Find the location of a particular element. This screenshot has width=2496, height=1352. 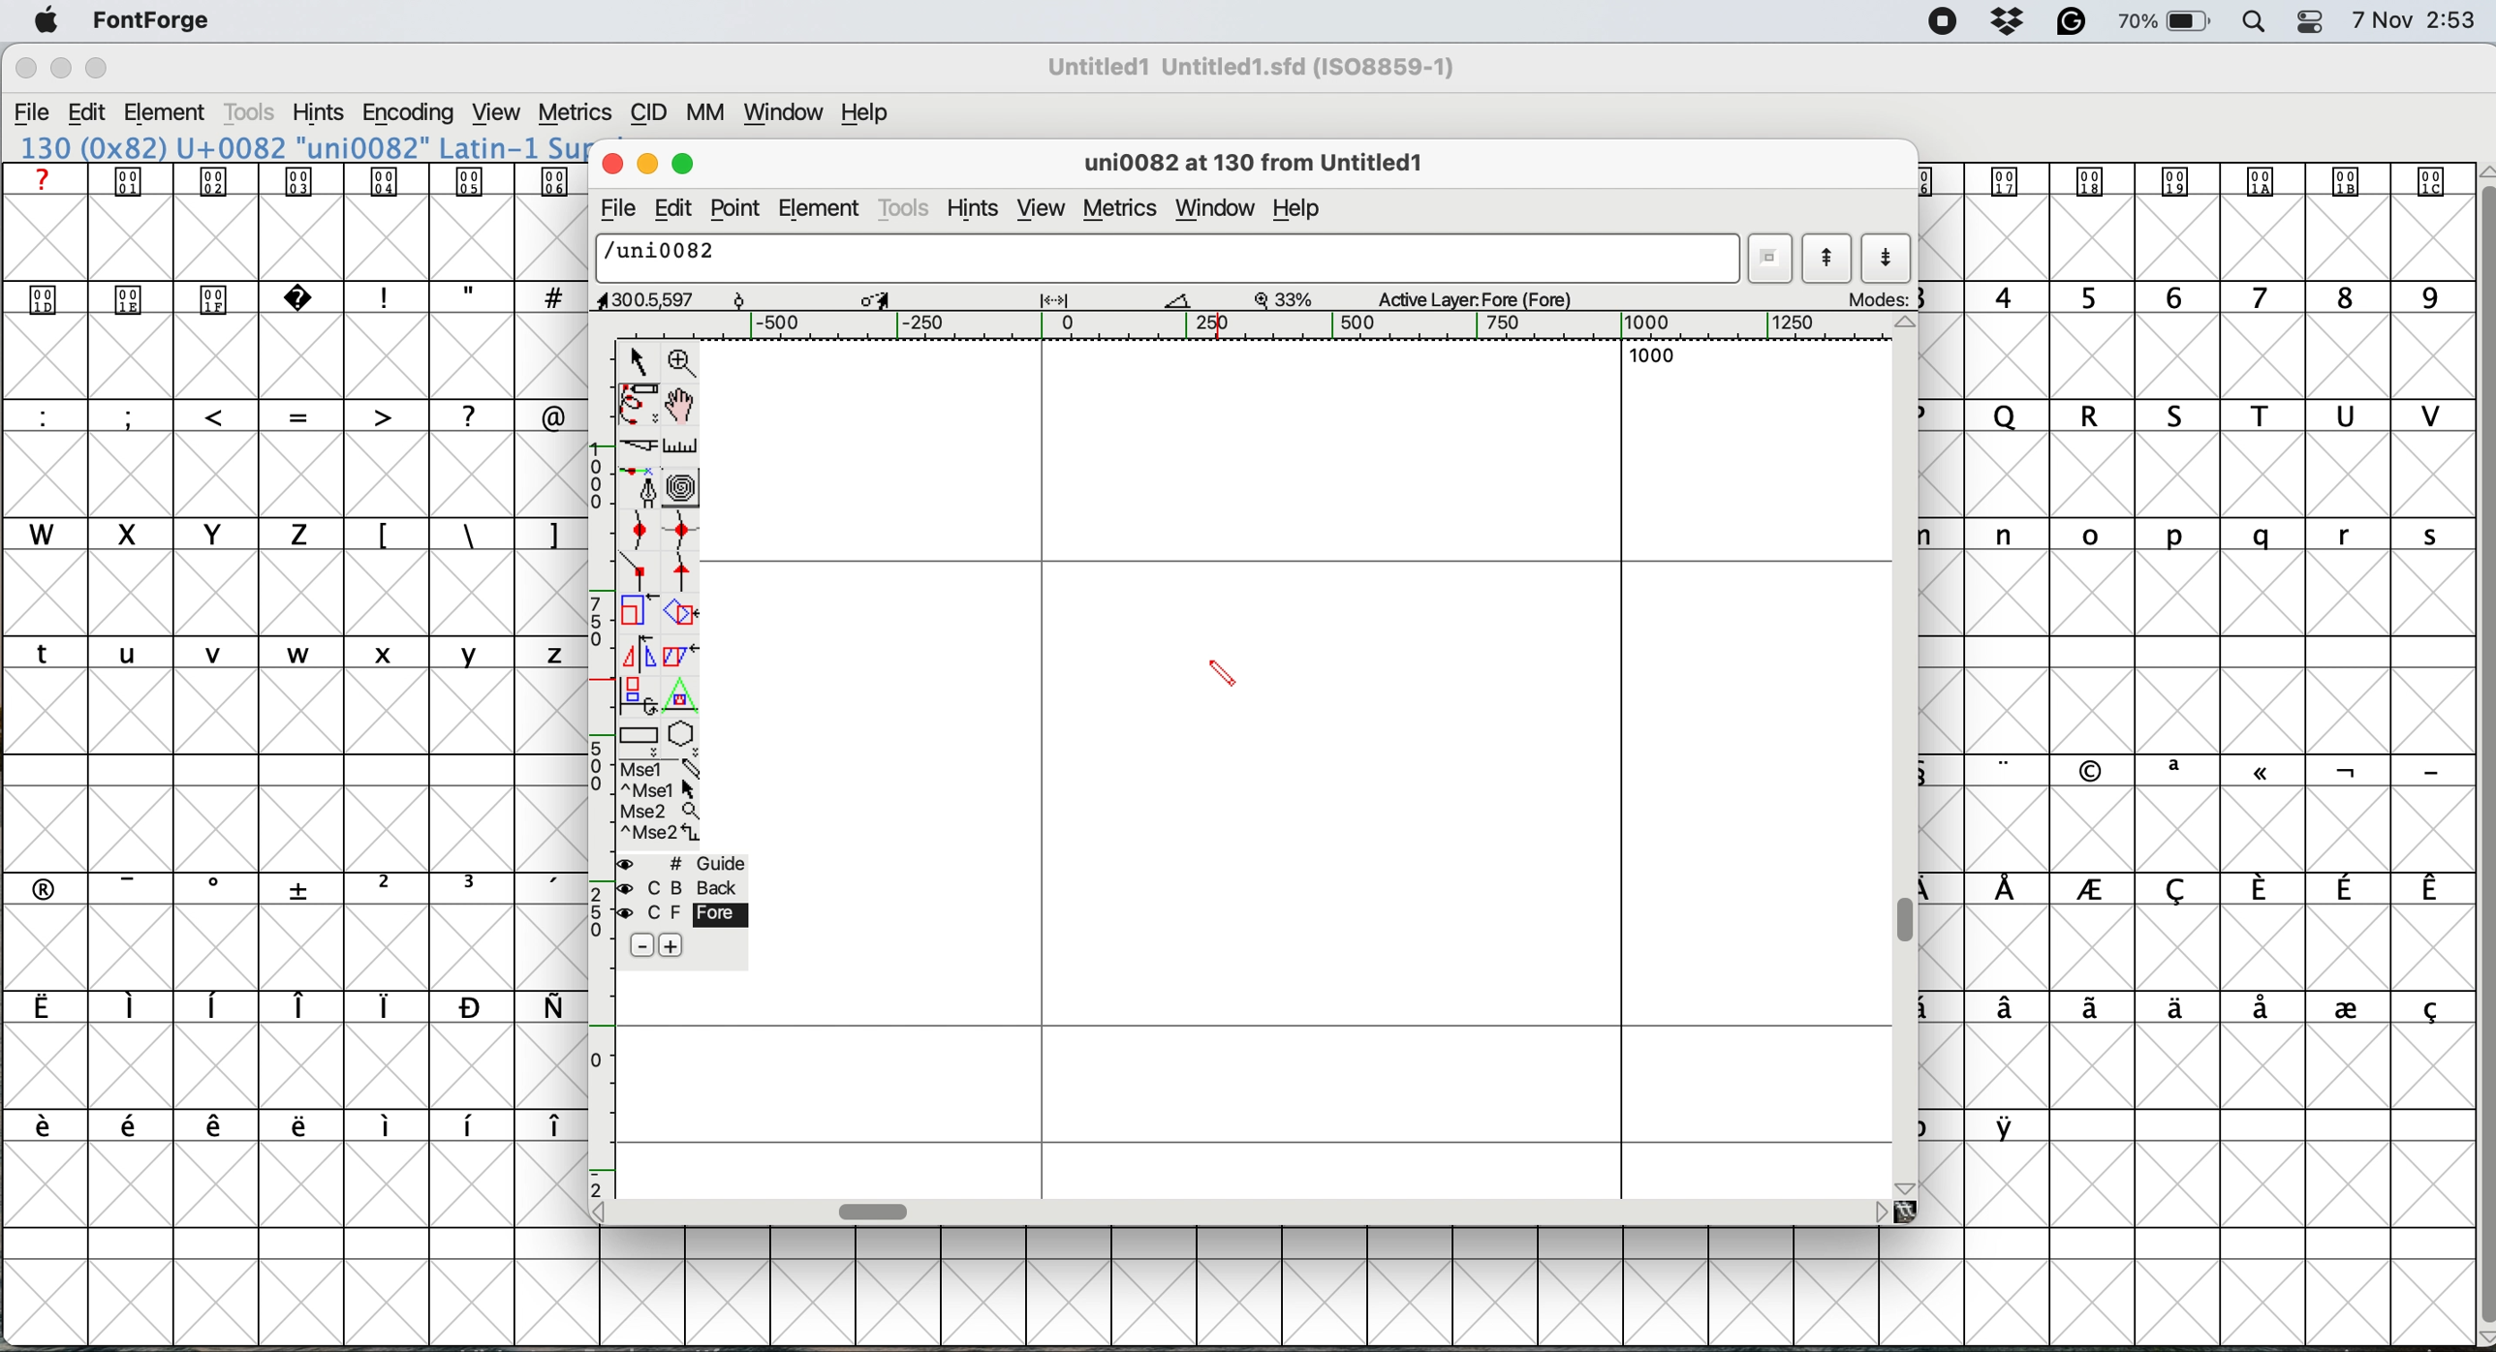

cid is located at coordinates (651, 114).